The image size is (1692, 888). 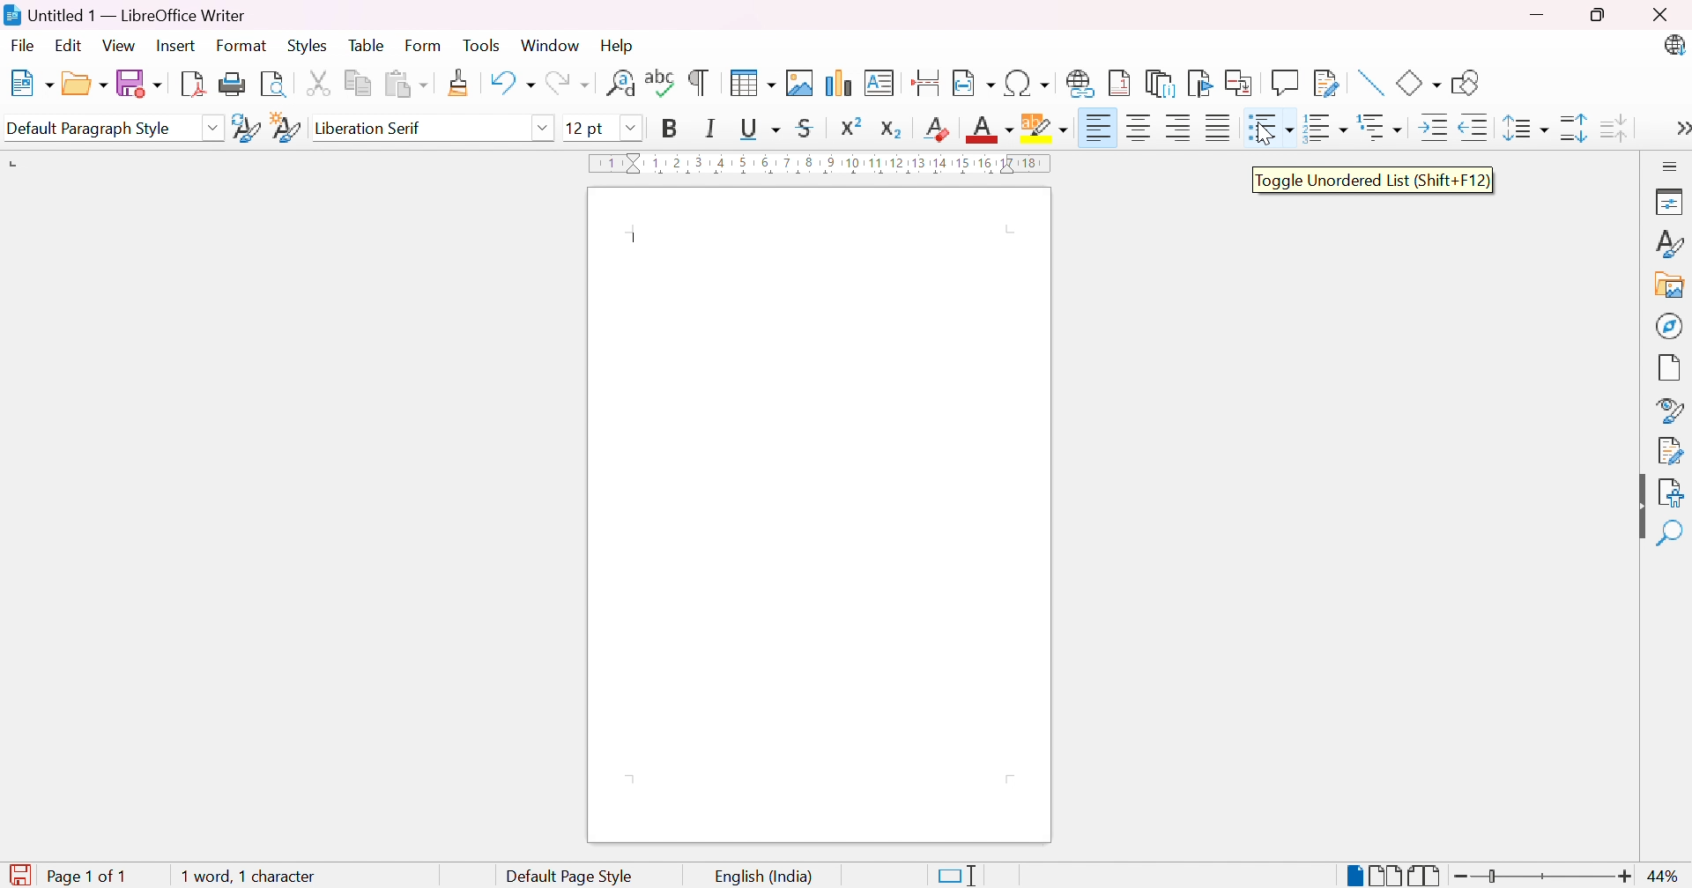 I want to click on Close, so click(x=1666, y=14).